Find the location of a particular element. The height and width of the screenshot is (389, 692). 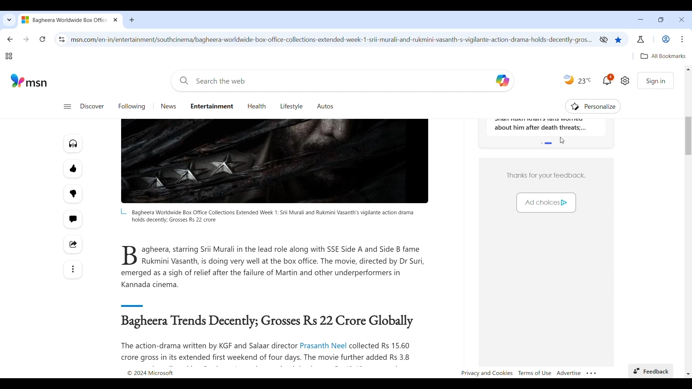

Current notifications is located at coordinates (608, 79).